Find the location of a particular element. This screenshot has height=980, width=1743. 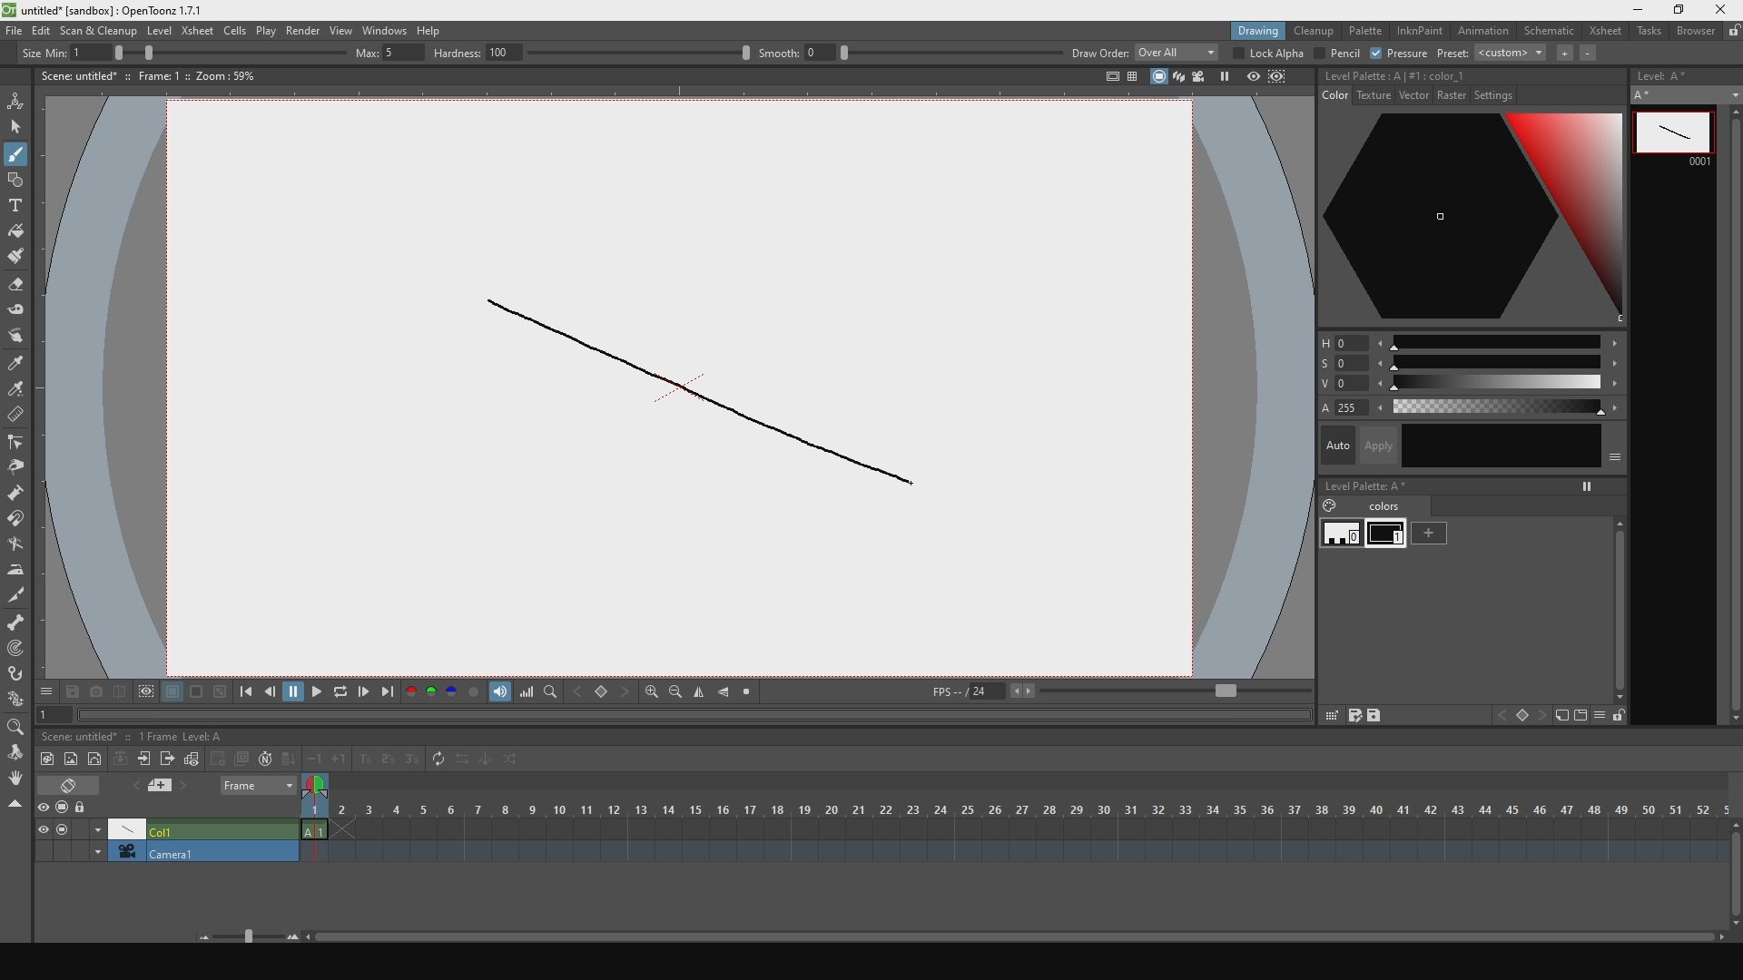

tasks is located at coordinates (1650, 35).